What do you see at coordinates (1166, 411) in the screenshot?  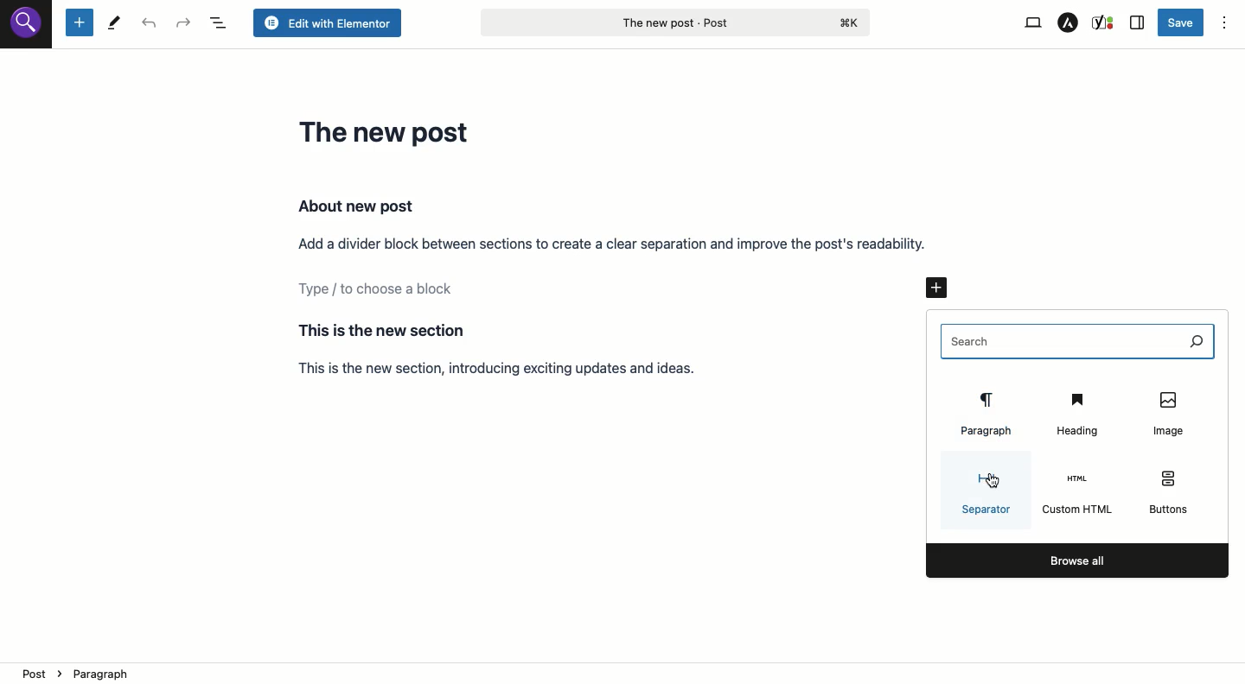 I see `Image` at bounding box center [1166, 411].